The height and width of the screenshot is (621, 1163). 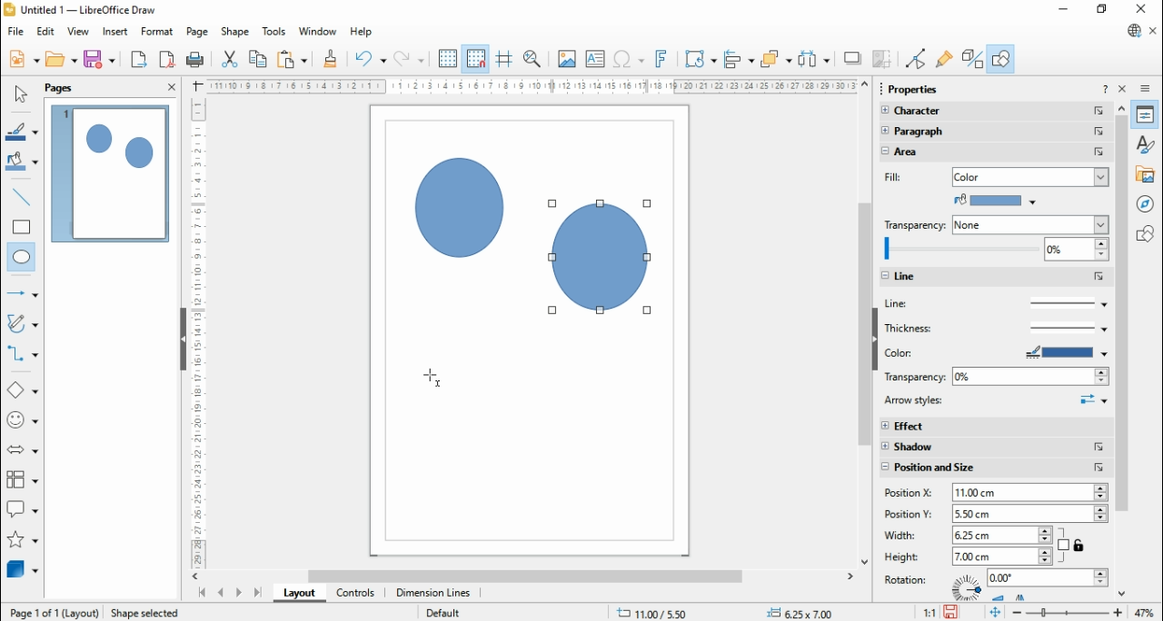 What do you see at coordinates (902, 557) in the screenshot?
I see `height` at bounding box center [902, 557].